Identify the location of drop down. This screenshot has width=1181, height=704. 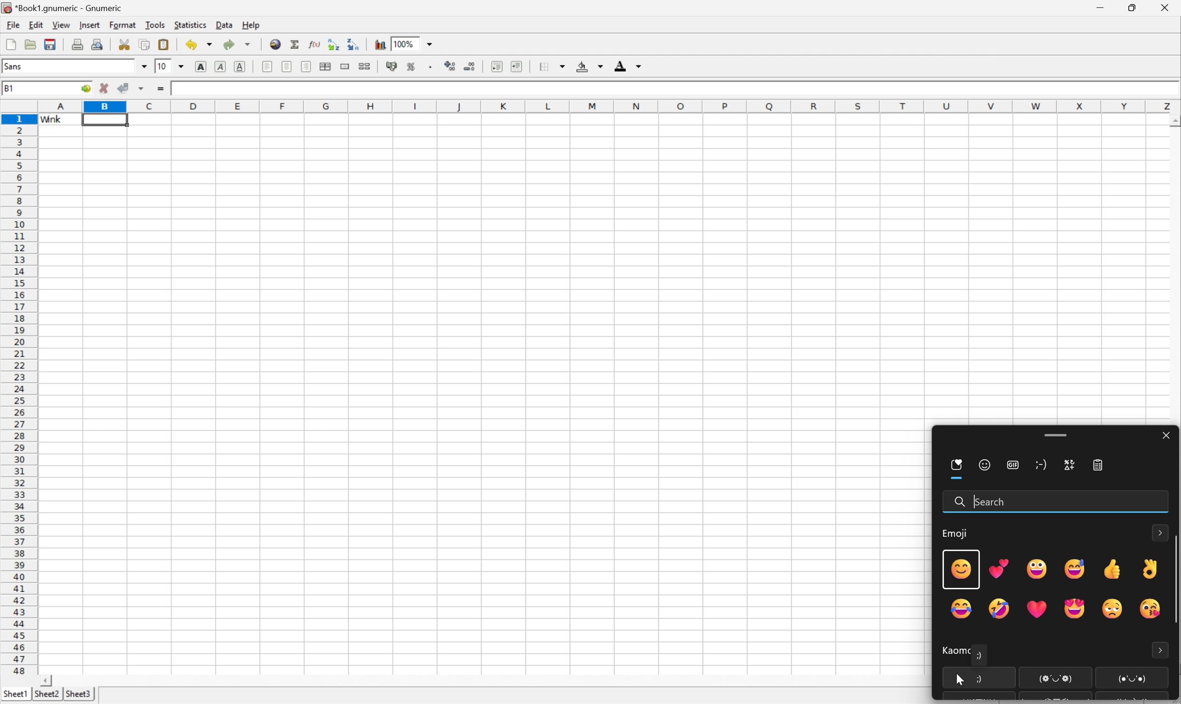
(181, 65).